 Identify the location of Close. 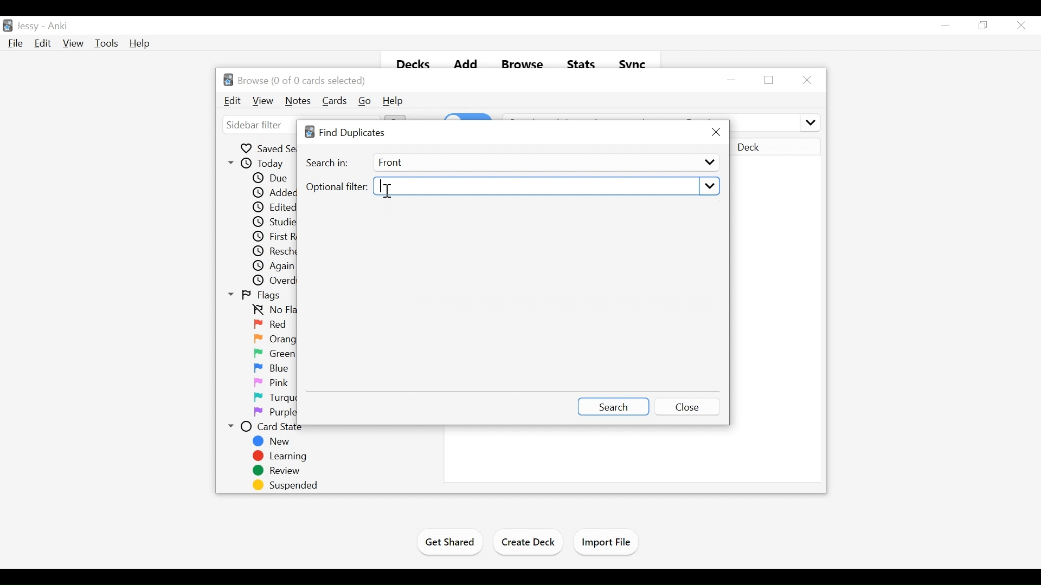
(1020, 25).